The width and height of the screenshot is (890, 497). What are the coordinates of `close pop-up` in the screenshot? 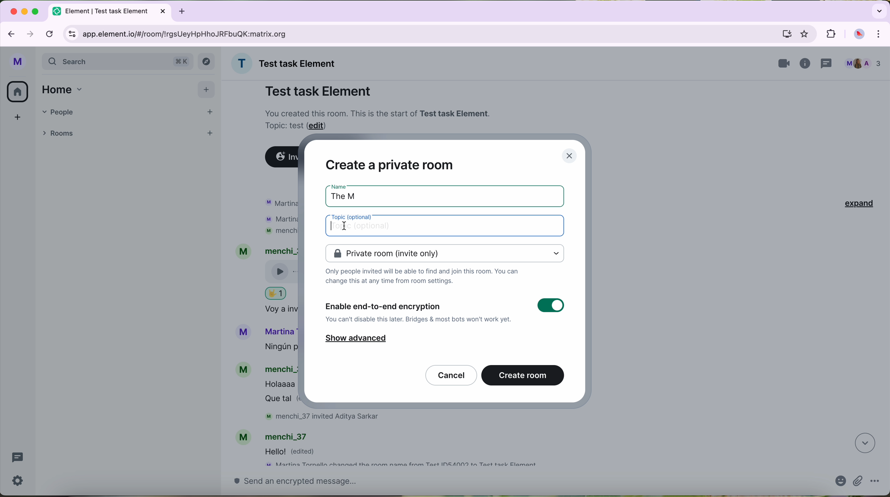 It's located at (571, 155).